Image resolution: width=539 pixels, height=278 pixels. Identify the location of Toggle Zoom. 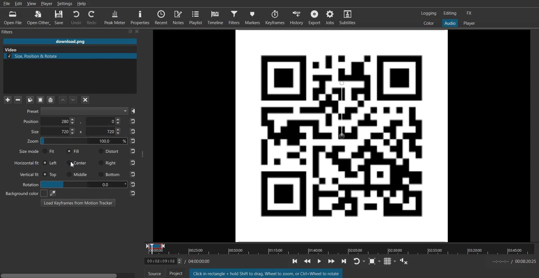
(375, 262).